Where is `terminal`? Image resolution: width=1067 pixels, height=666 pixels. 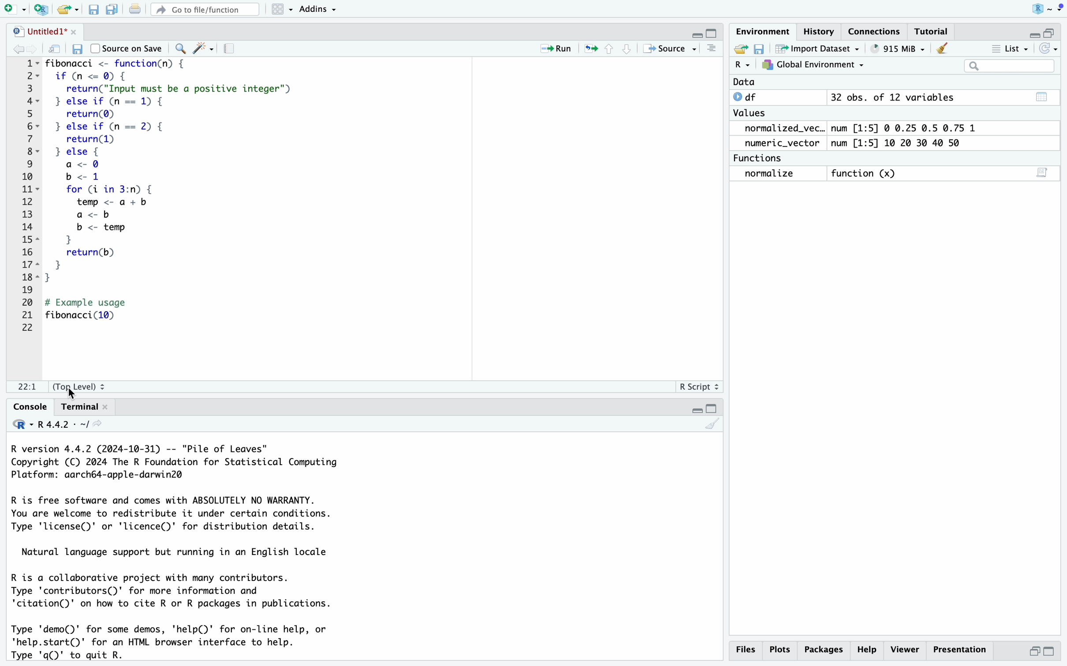 terminal is located at coordinates (86, 406).